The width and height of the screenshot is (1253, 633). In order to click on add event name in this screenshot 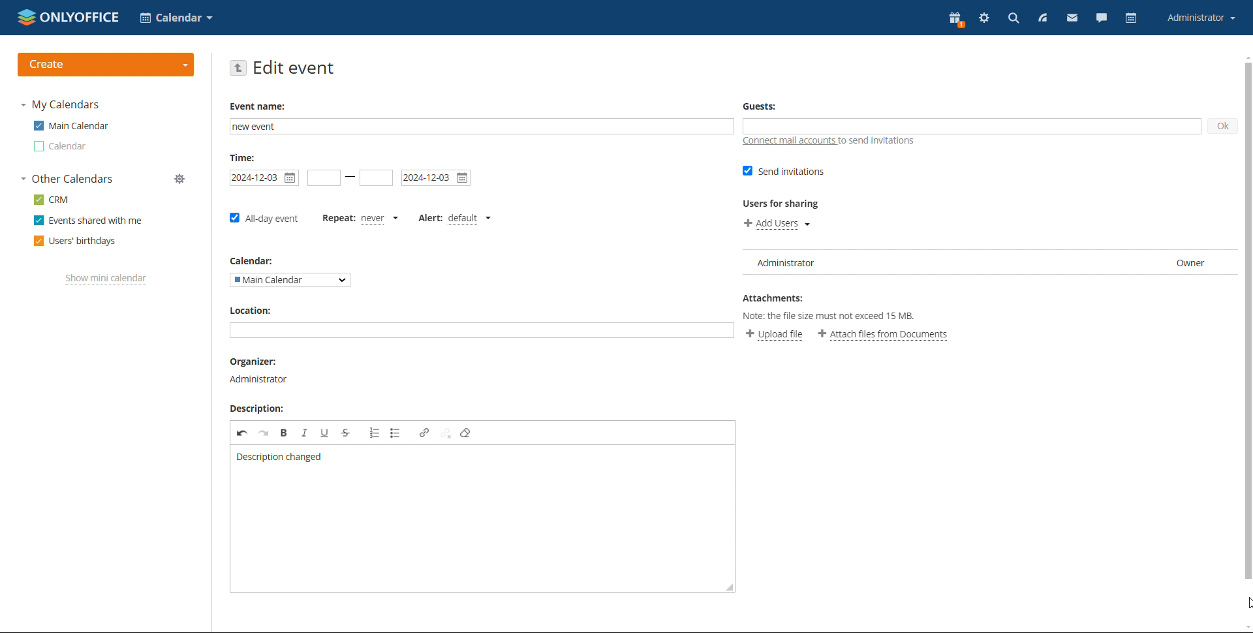, I will do `click(482, 127)`.